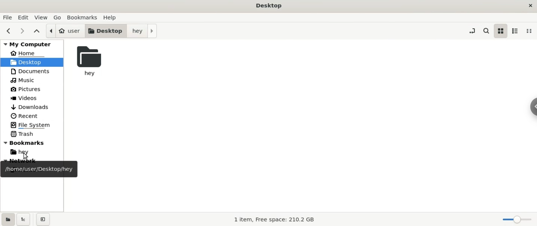  I want to click on music, so click(23, 80).